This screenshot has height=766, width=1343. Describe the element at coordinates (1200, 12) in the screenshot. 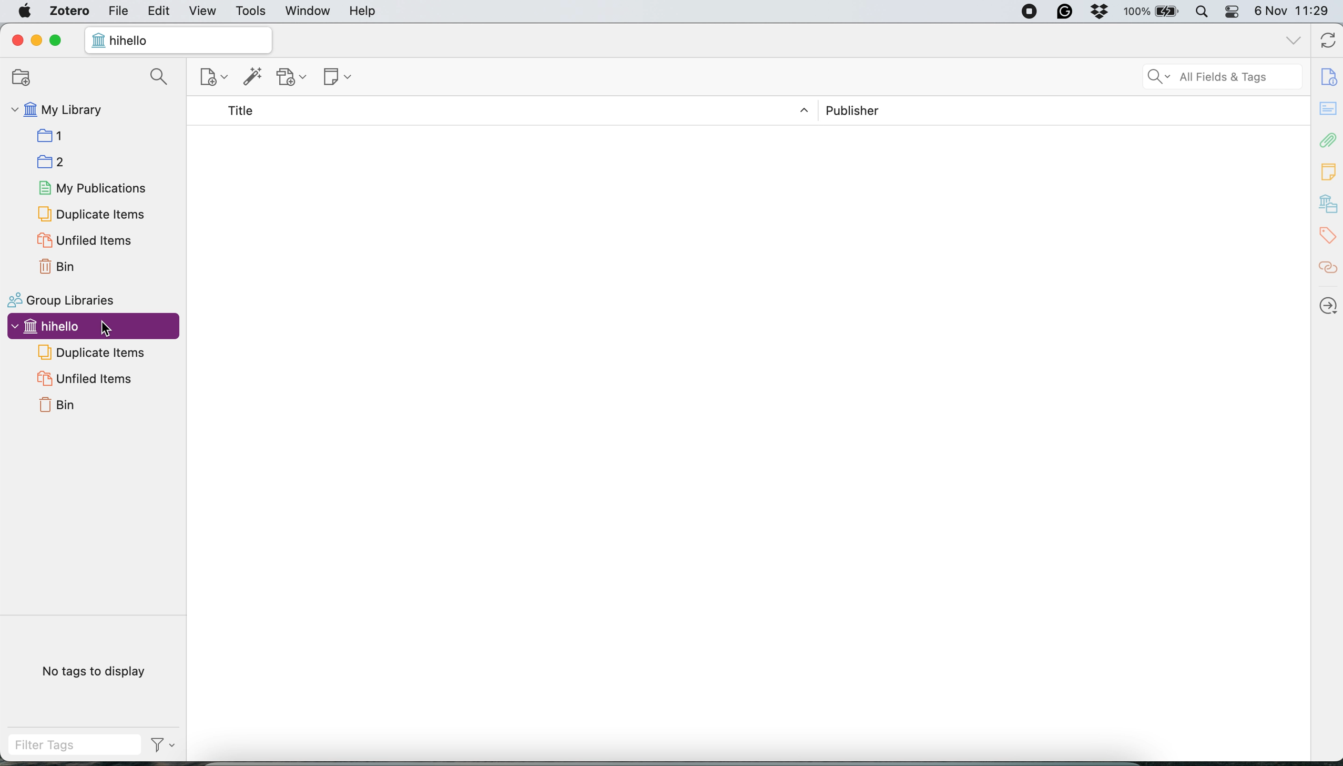

I see `spotlight search` at that location.